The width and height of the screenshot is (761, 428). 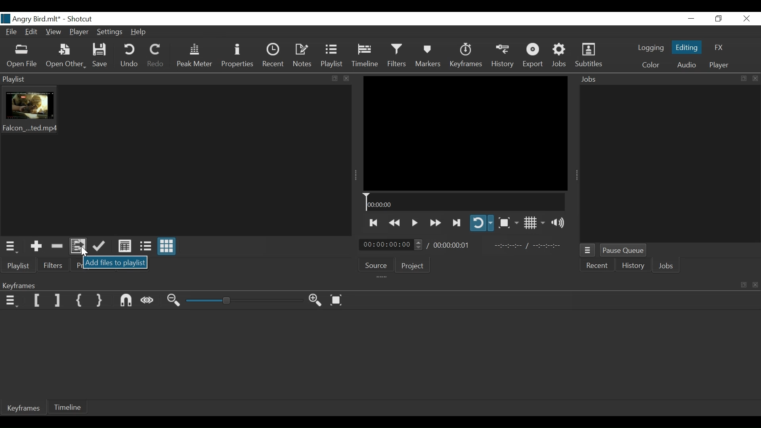 I want to click on Filters, so click(x=398, y=56).